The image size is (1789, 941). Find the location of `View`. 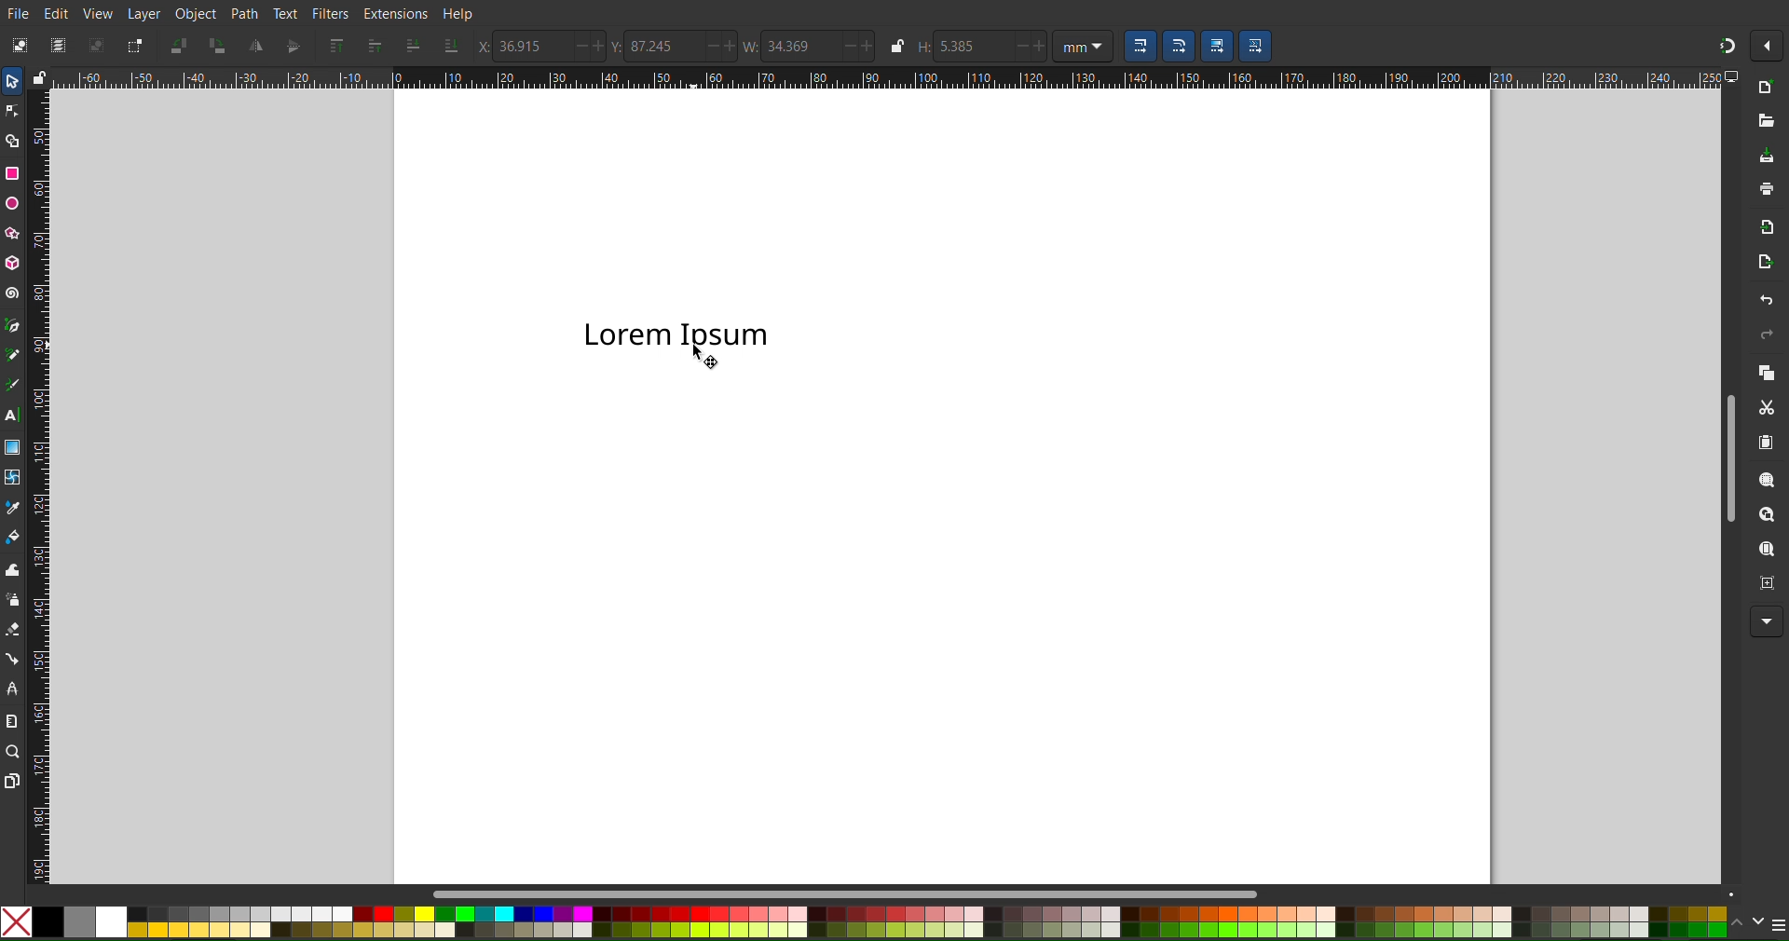

View is located at coordinates (98, 13).